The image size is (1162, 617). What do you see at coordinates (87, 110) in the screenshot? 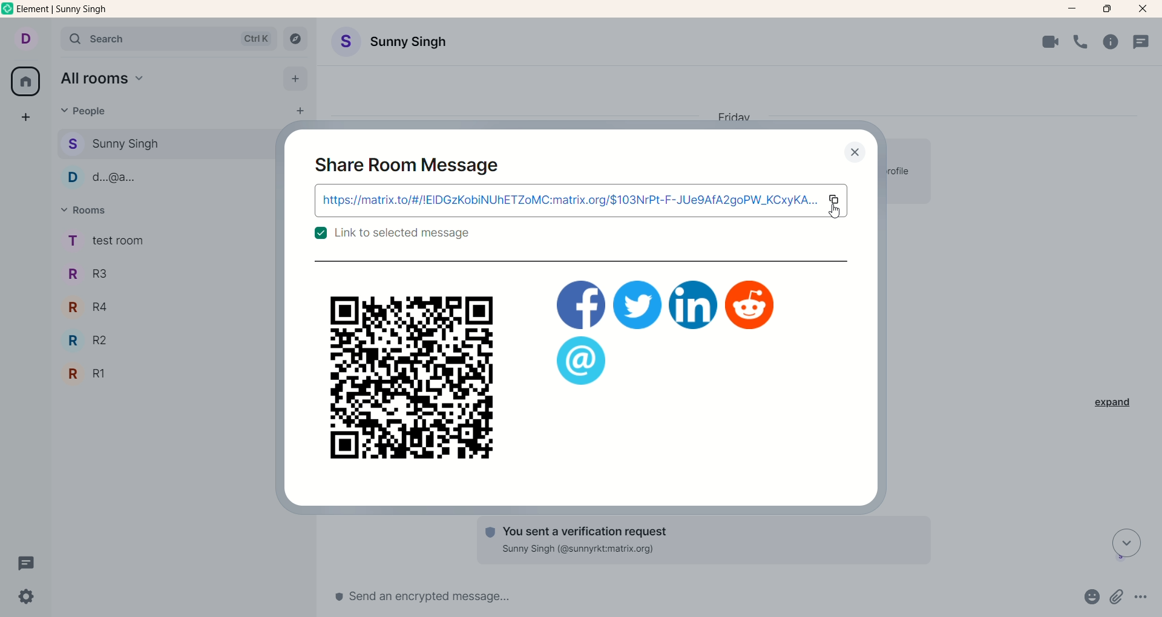
I see `people` at bounding box center [87, 110].